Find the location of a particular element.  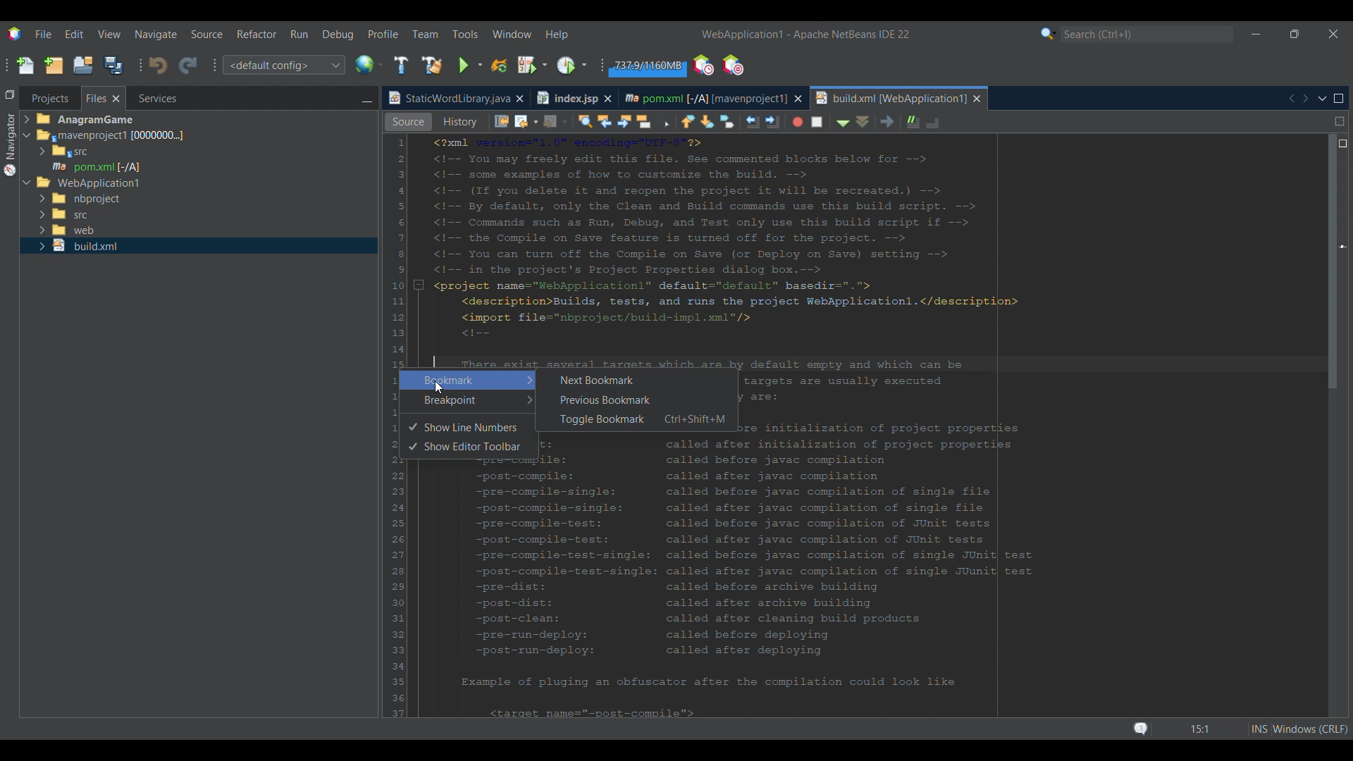

Navigate menu is located at coordinates (156, 35).